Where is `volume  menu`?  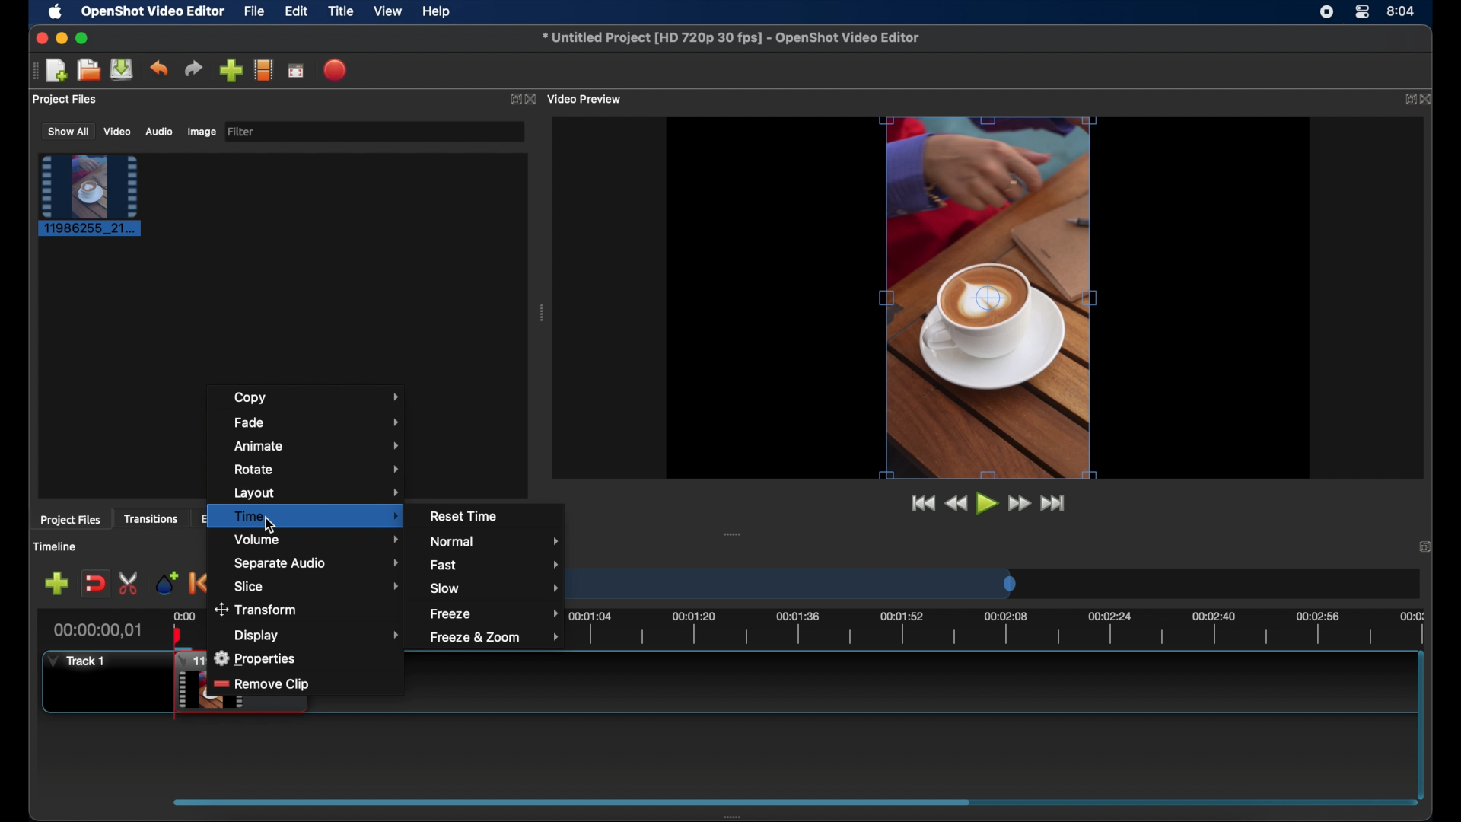
volume  menu is located at coordinates (318, 540).